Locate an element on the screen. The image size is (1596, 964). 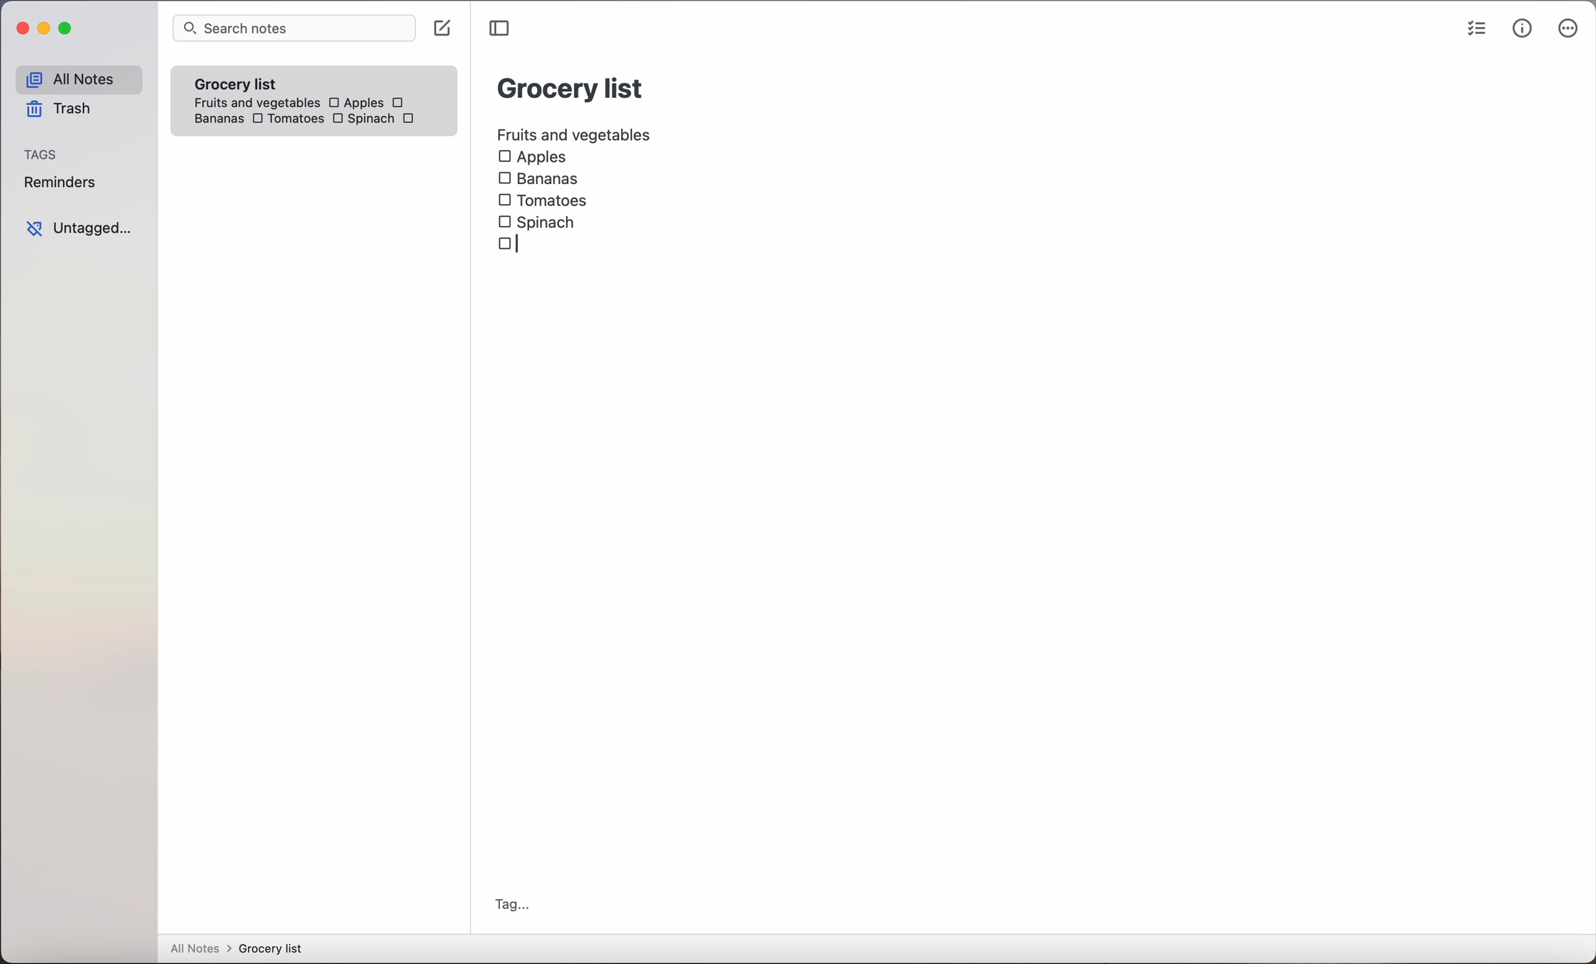
tag is located at coordinates (512, 904).